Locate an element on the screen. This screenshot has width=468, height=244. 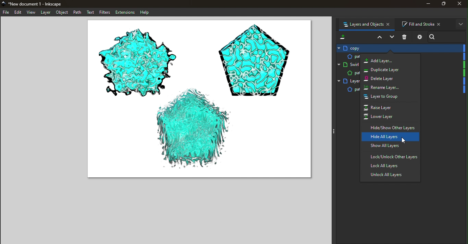
Search bar is located at coordinates (447, 36).